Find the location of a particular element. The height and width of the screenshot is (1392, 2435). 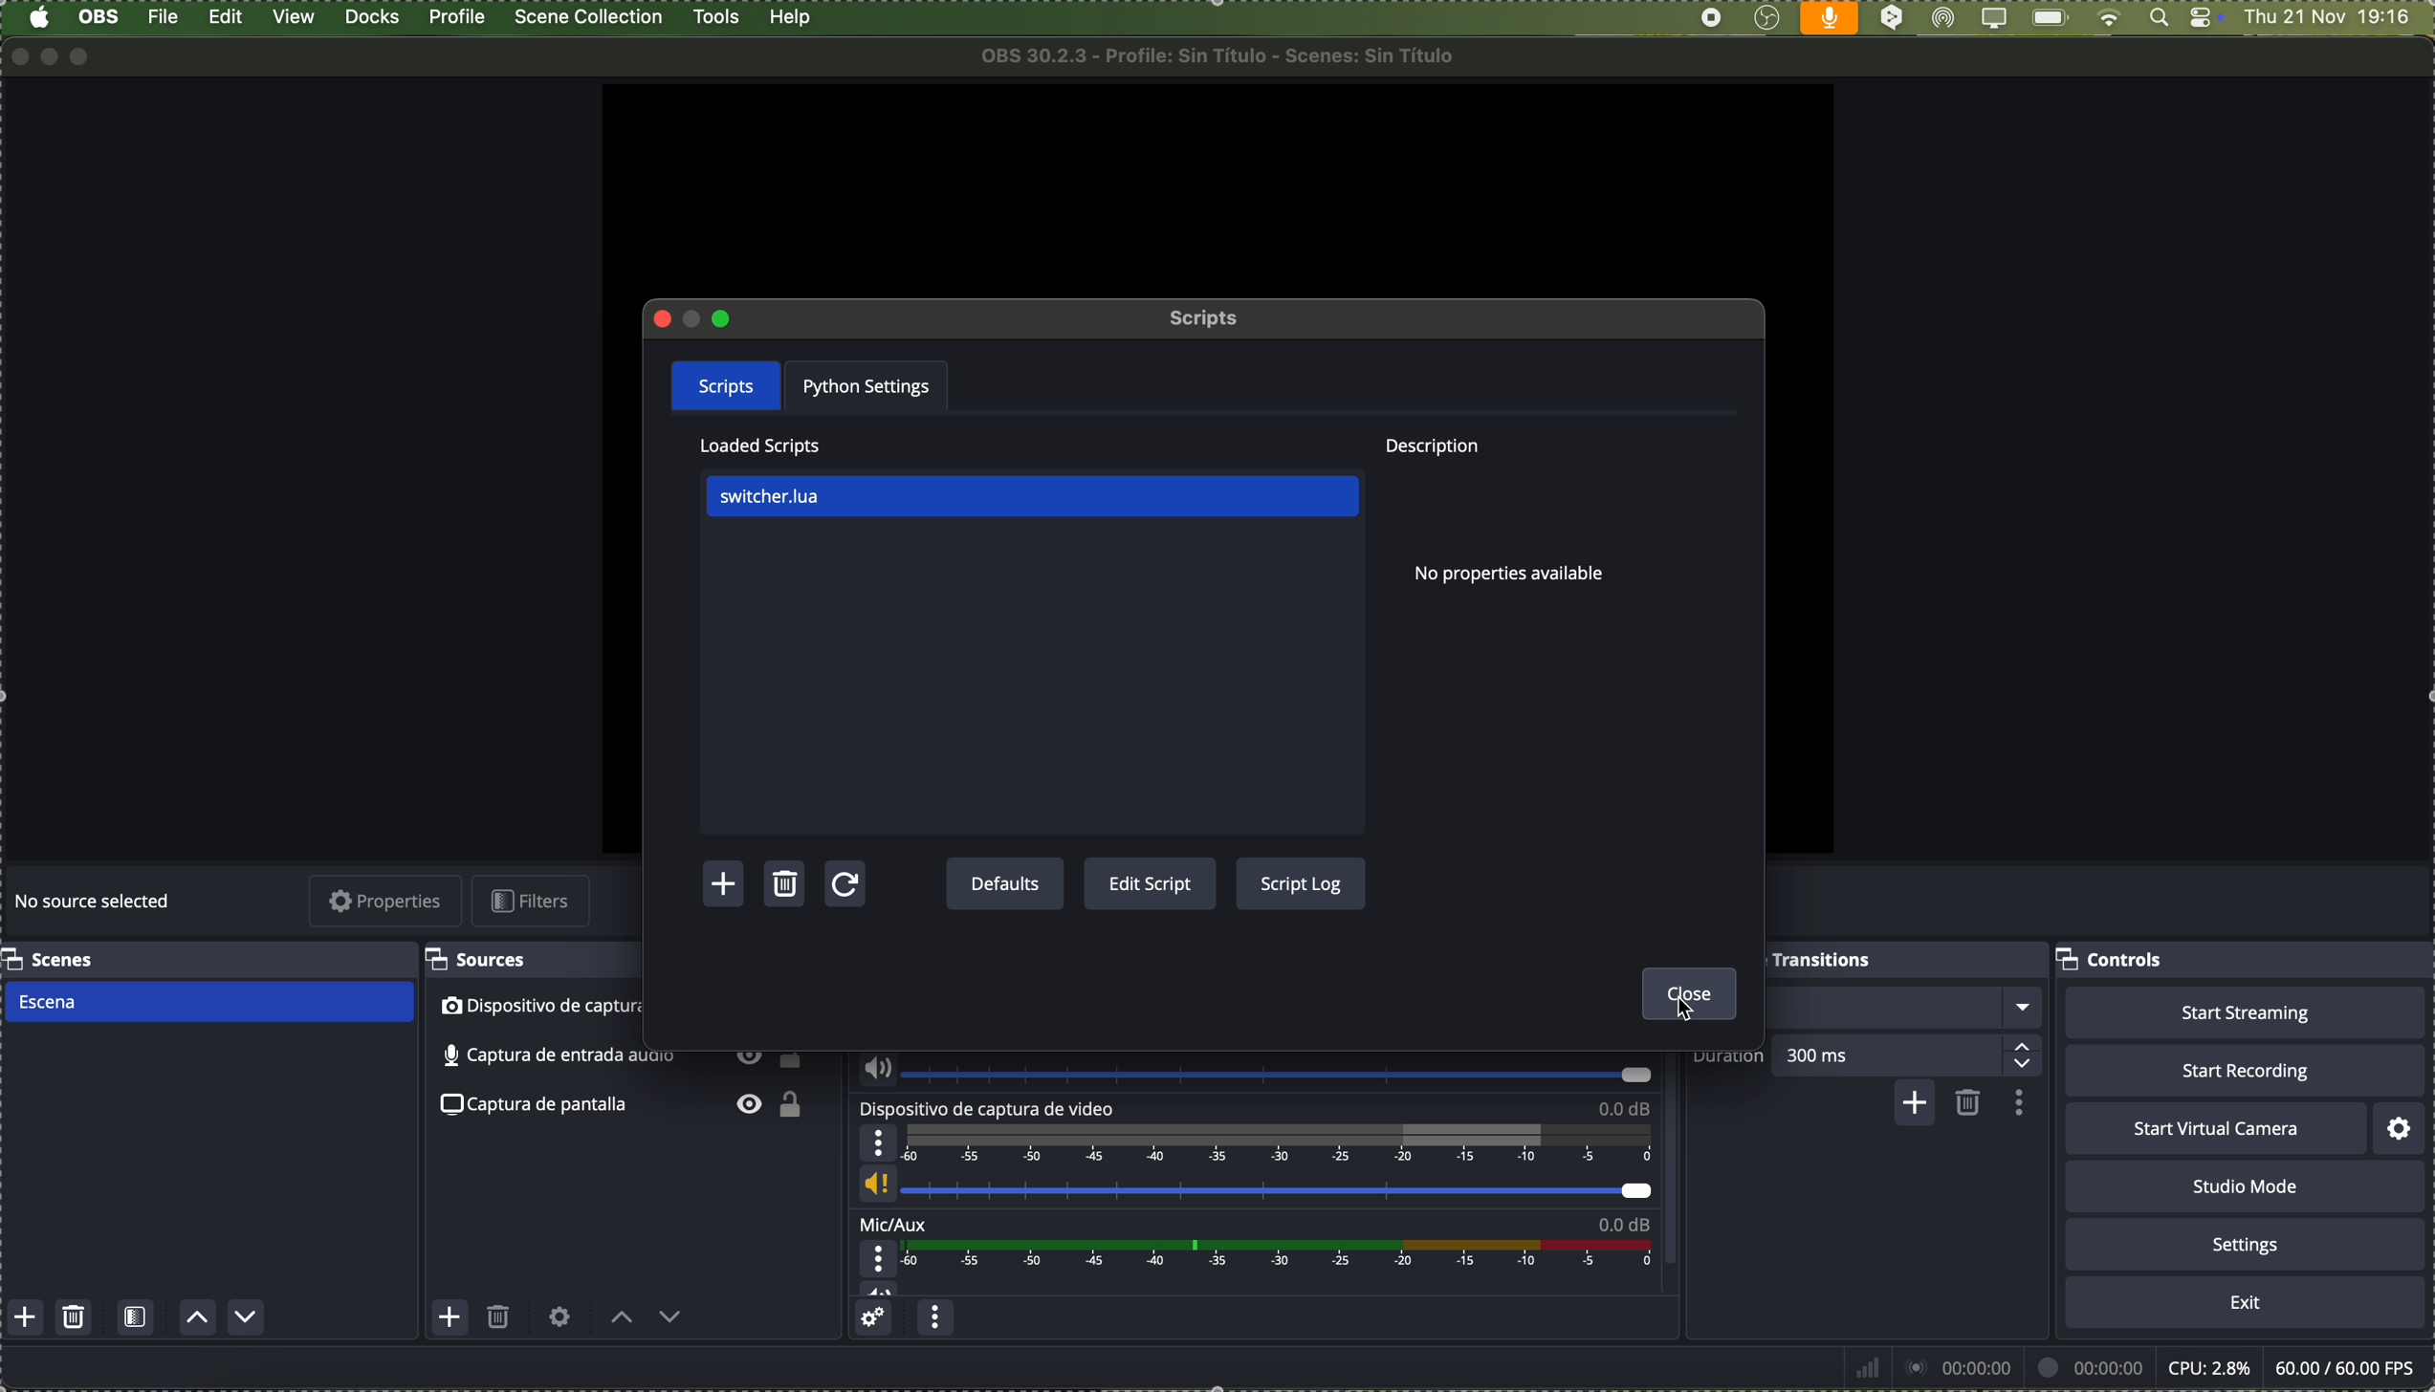

file is located at coordinates (165, 17).